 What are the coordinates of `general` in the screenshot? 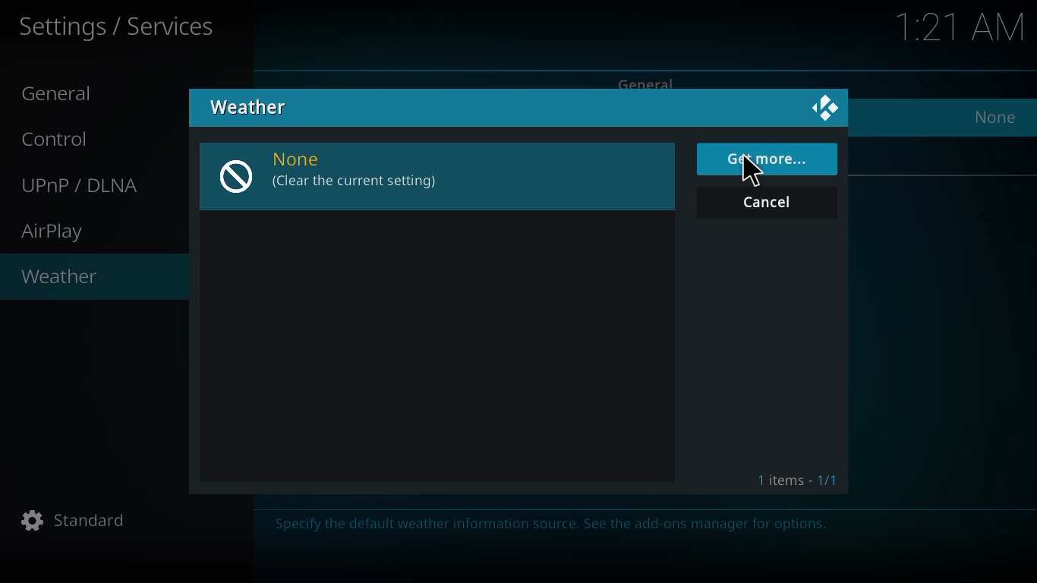 It's located at (649, 81).